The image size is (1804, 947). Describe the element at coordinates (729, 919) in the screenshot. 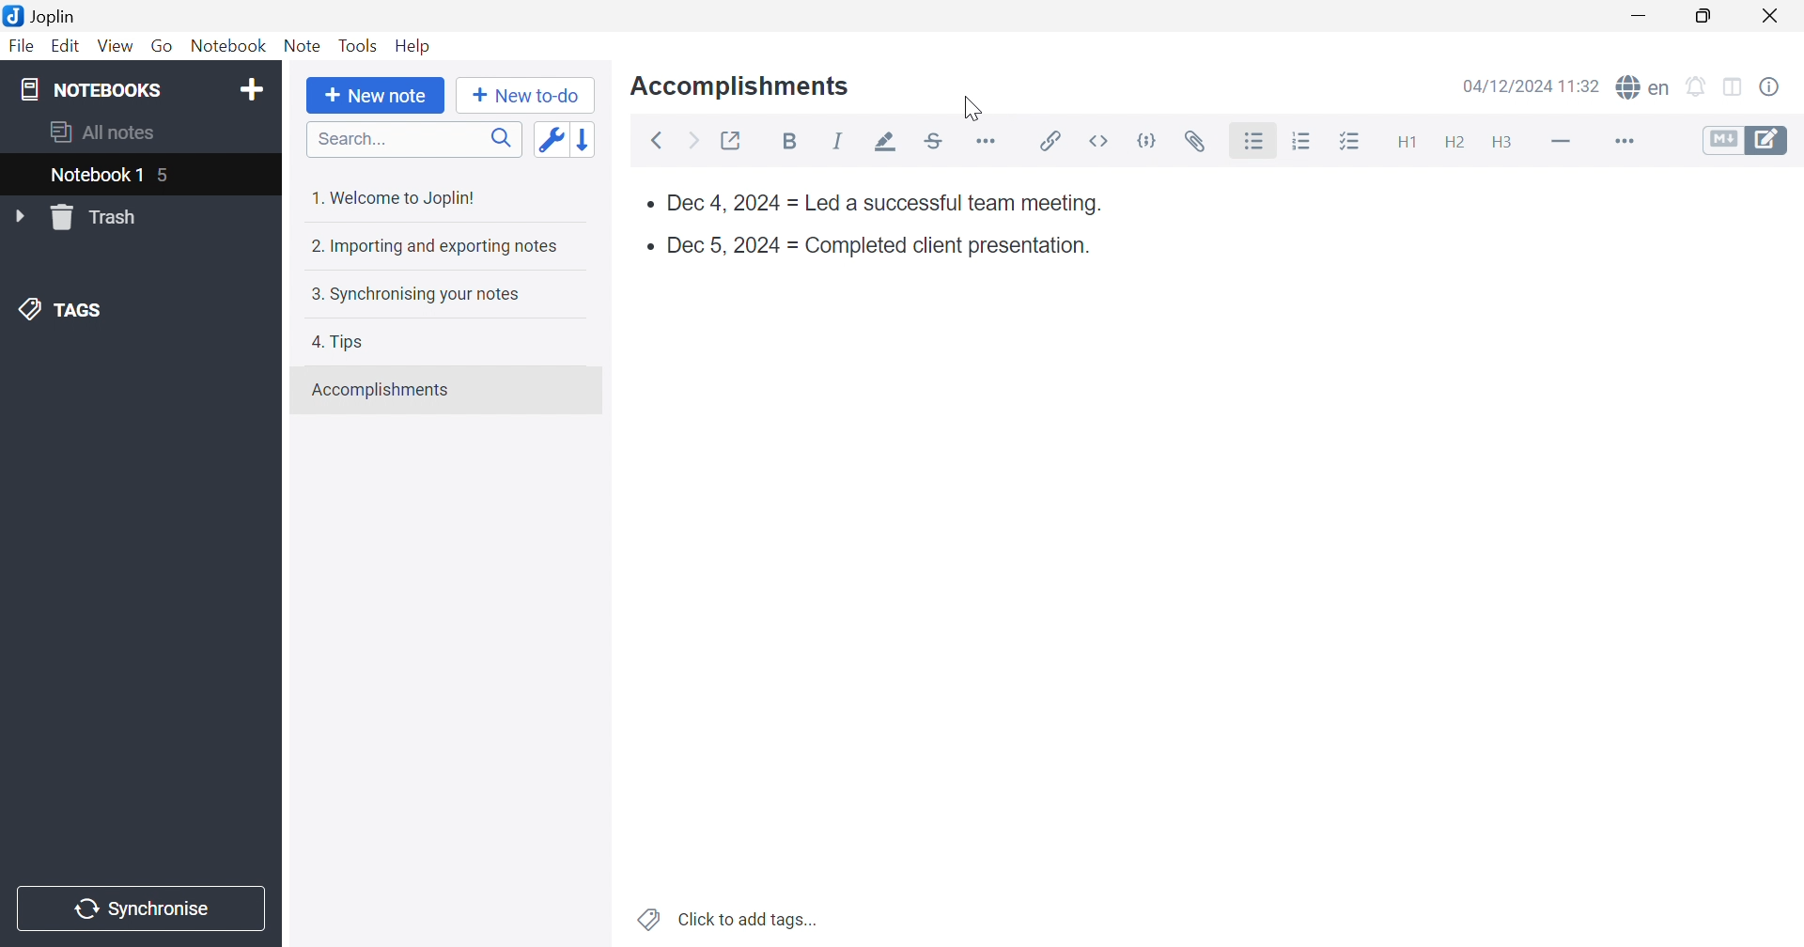

I see `Click to add tags...` at that location.